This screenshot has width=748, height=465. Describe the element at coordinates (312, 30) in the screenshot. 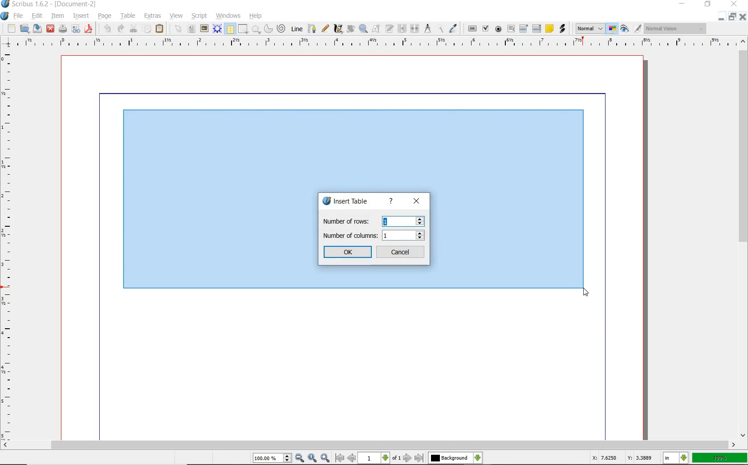

I see `bezier curve` at that location.